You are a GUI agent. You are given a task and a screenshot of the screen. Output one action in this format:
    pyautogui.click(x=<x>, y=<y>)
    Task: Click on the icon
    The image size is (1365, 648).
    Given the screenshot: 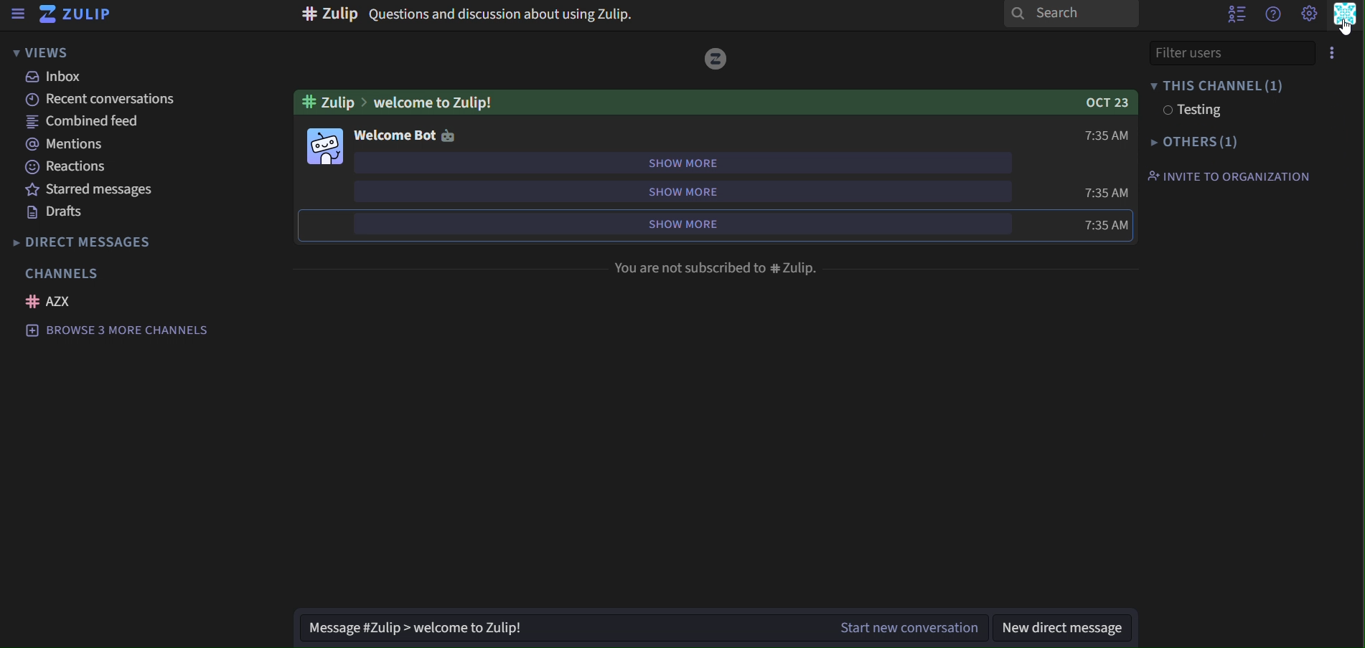 What is the action you would take?
    pyautogui.click(x=721, y=59)
    